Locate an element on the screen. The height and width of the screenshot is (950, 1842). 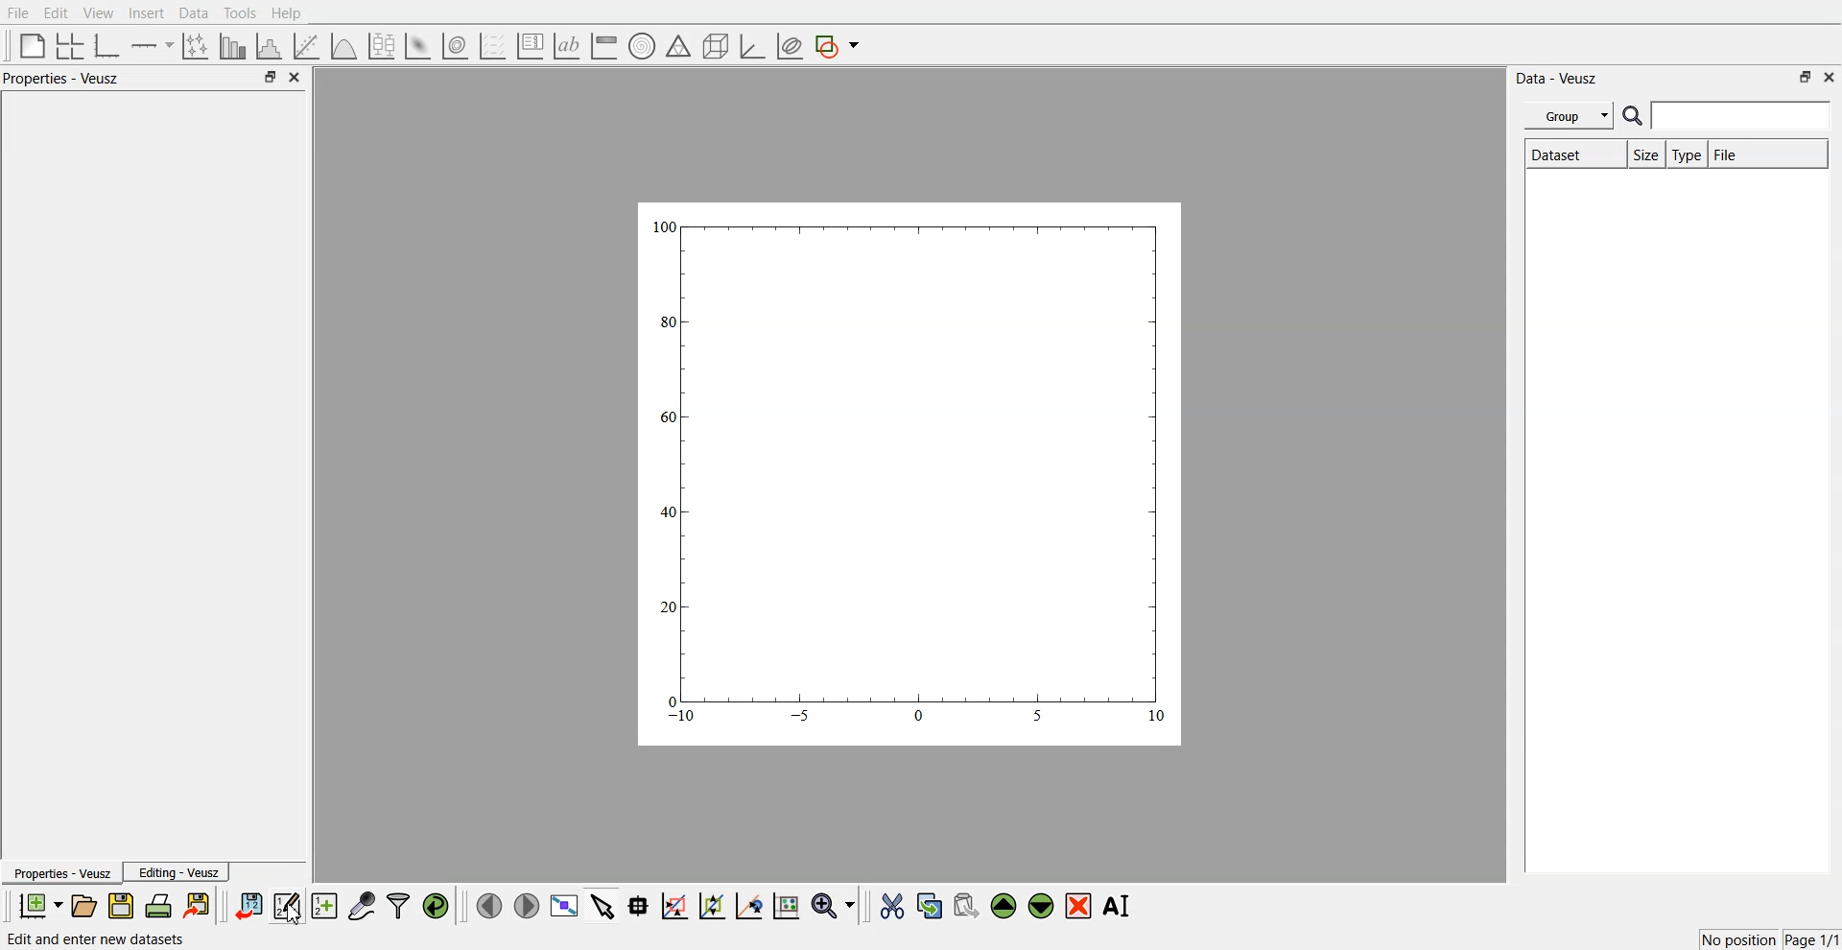
close is located at coordinates (295, 78).